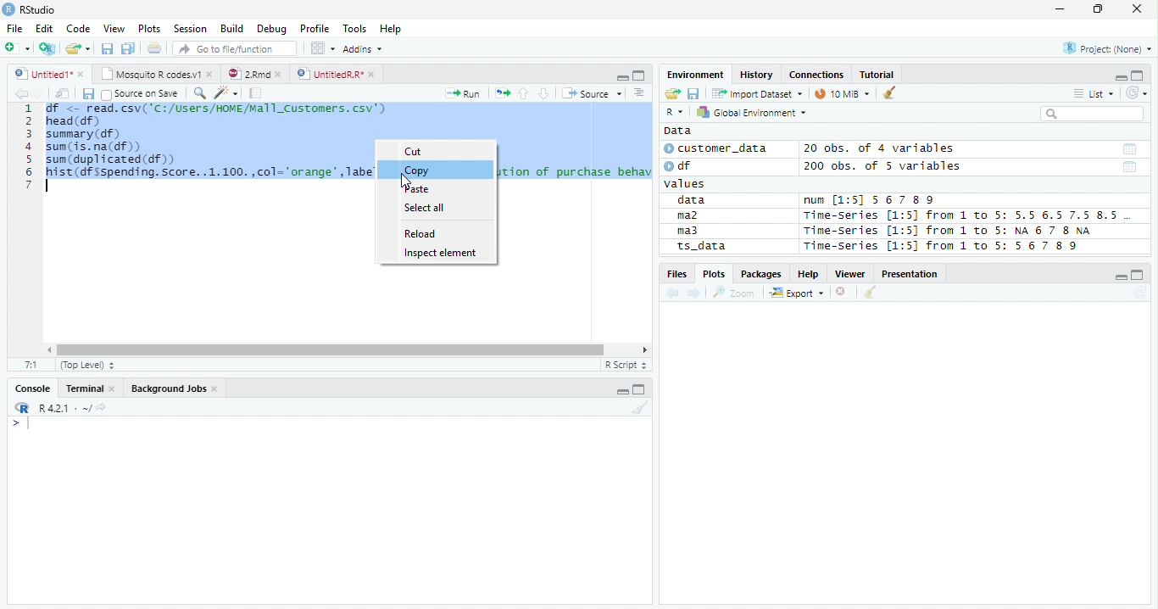  What do you see at coordinates (880, 150) in the screenshot?
I see `20 obs. of 4 variables` at bounding box center [880, 150].